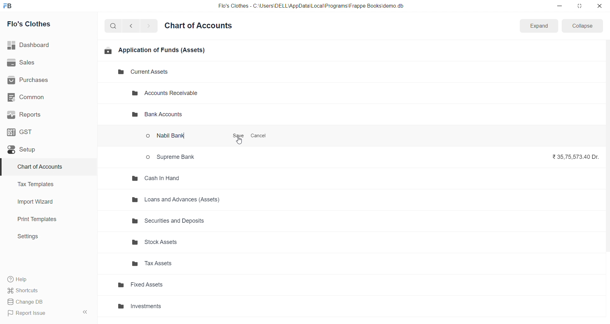  I want to click on Nabil Bank, so click(171, 137).